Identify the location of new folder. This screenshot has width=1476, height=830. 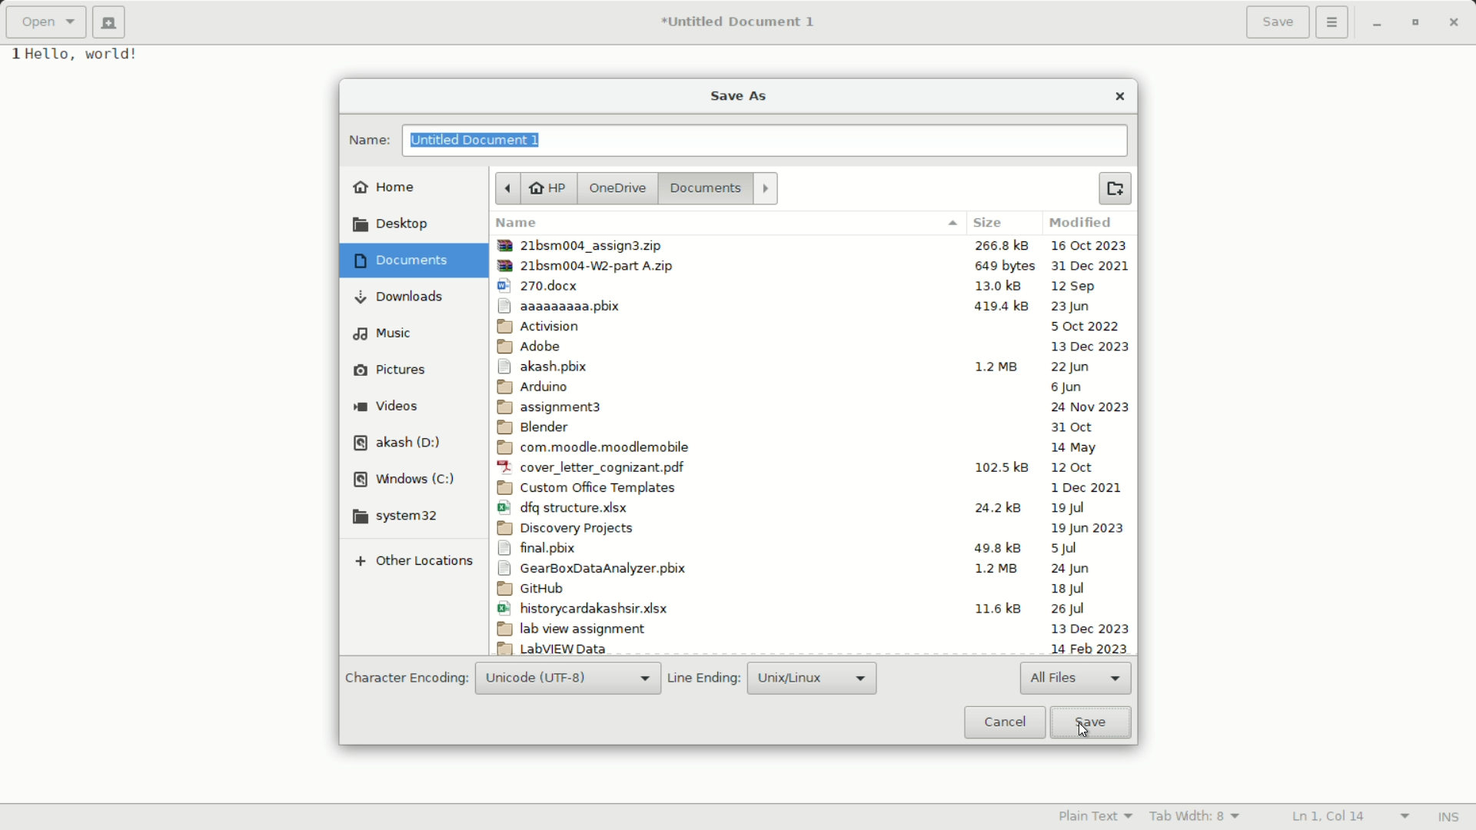
(1114, 188).